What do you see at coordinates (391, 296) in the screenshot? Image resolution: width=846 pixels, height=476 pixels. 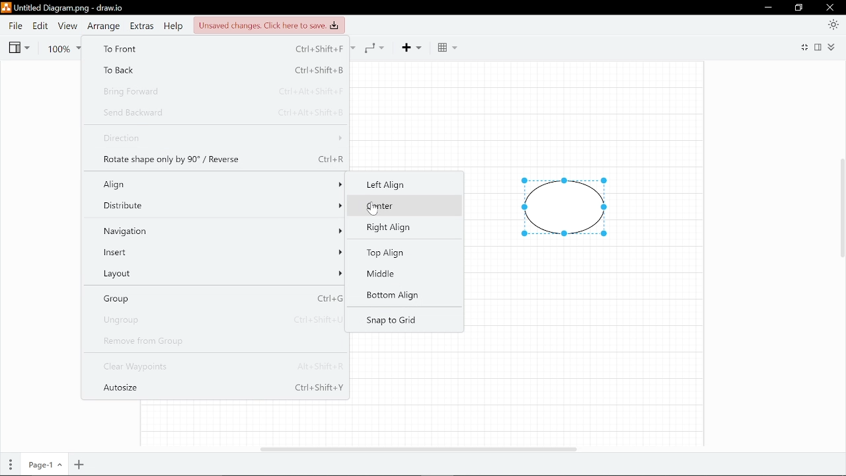 I see `Bottom align` at bounding box center [391, 296].